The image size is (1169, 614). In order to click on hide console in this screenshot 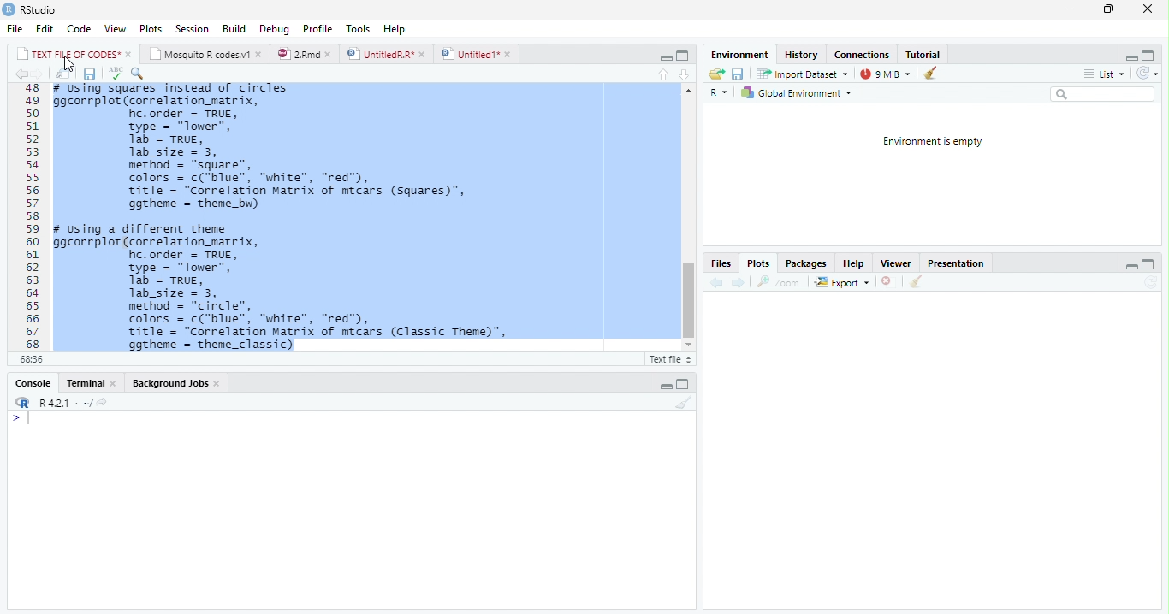, I will do `click(685, 382)`.